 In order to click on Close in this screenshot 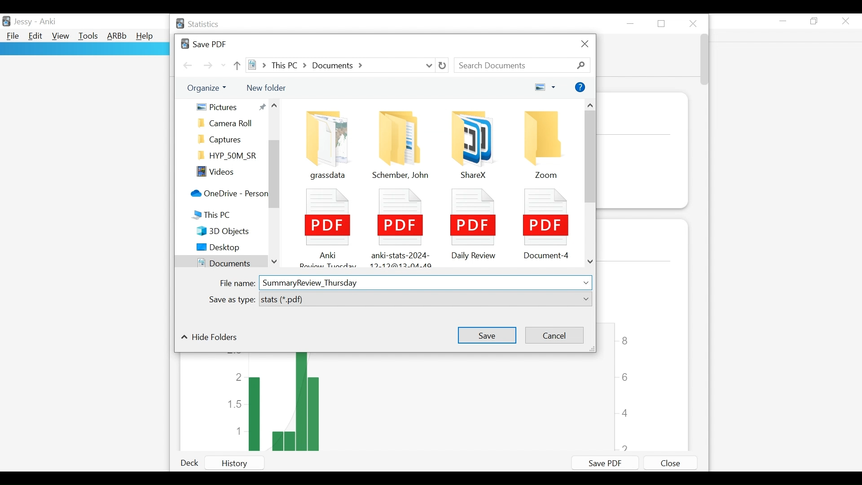, I will do `click(670, 463)`.